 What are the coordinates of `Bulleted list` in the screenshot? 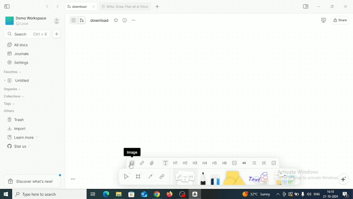 It's located at (254, 163).